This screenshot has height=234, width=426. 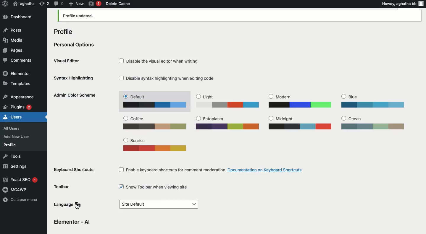 What do you see at coordinates (300, 101) in the screenshot?
I see `Modern` at bounding box center [300, 101].